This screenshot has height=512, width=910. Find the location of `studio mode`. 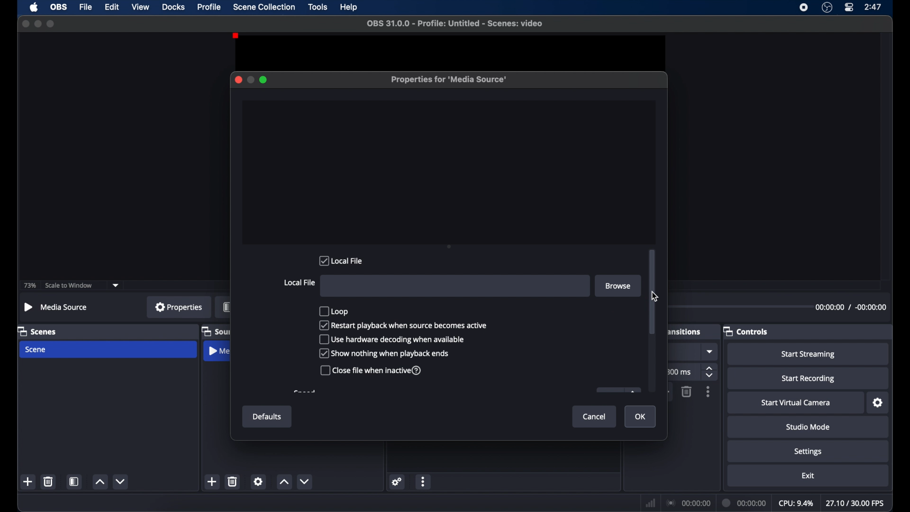

studio mode is located at coordinates (808, 428).